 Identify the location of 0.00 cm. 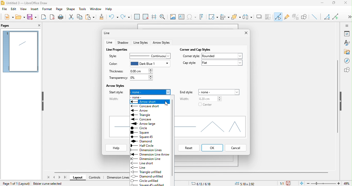
(142, 71).